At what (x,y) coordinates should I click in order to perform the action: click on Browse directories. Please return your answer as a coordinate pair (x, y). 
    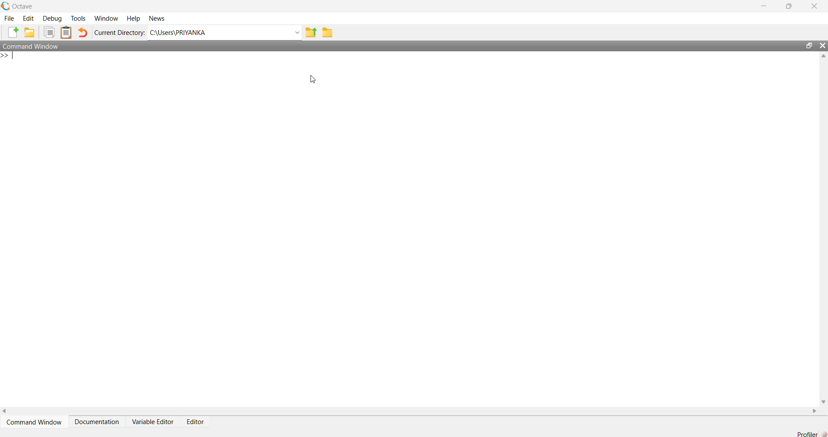
    Looking at the image, I should click on (327, 32).